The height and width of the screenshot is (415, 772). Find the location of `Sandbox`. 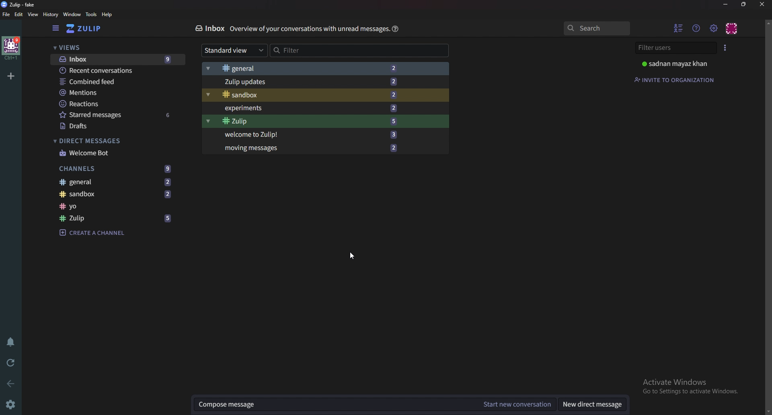

Sandbox is located at coordinates (115, 195).